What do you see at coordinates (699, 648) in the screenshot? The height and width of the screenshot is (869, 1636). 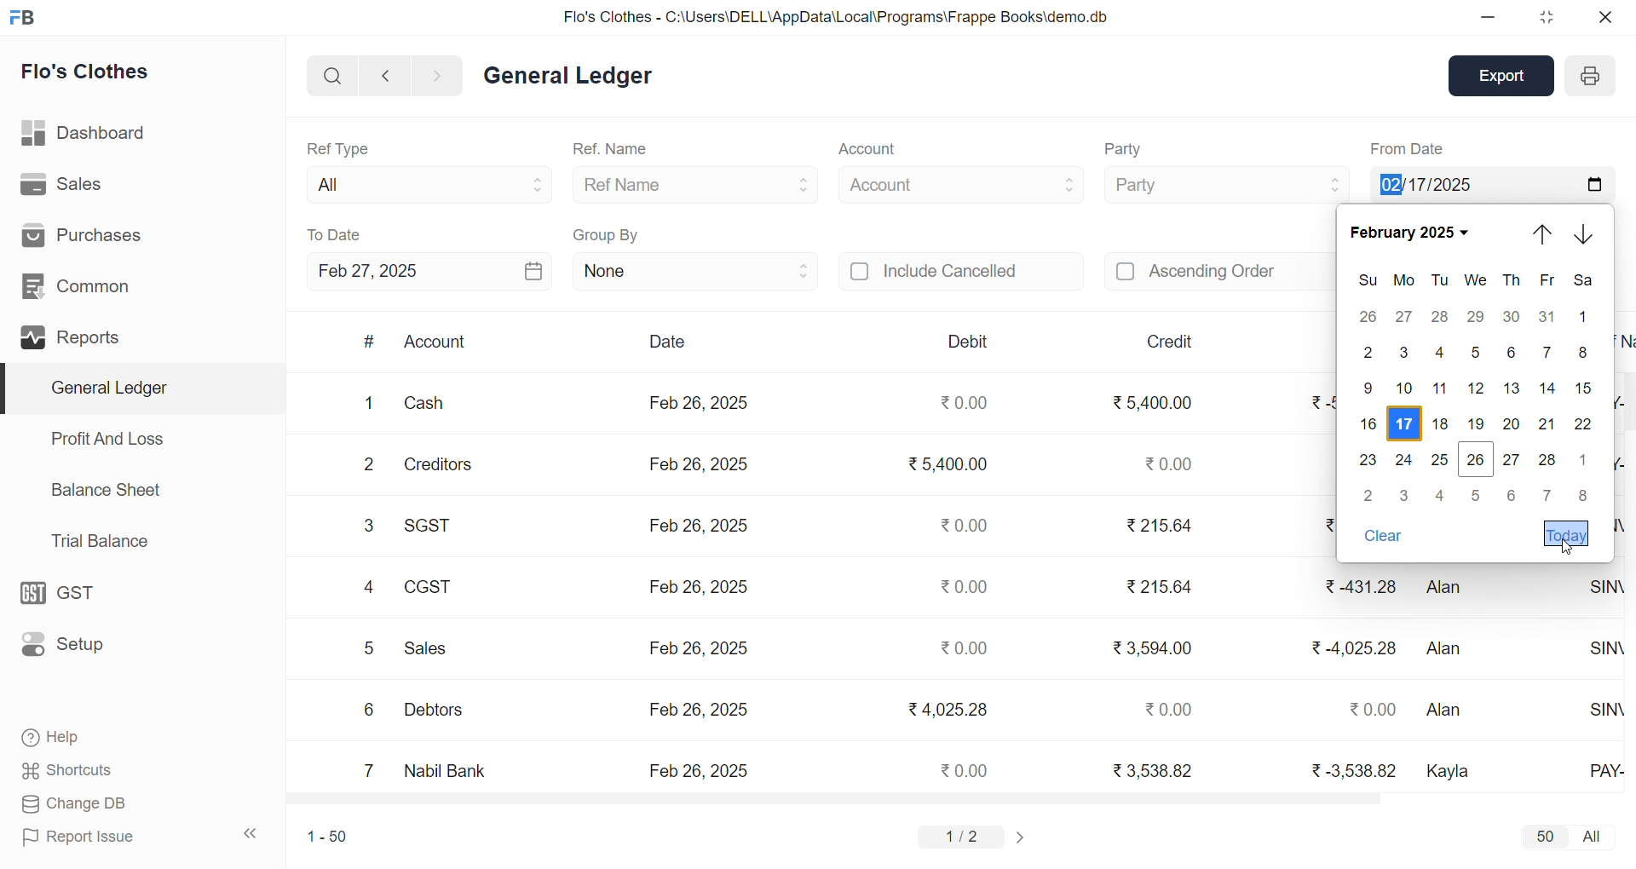 I see `Feb 26, 2025` at bounding box center [699, 648].